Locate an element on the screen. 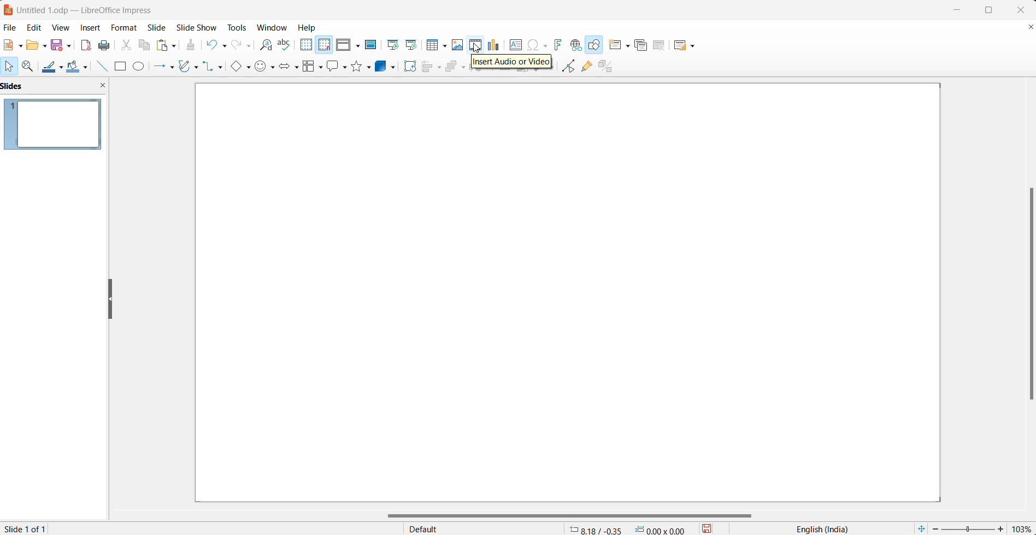 This screenshot has height=535, width=1036. redo is located at coordinates (239, 46).